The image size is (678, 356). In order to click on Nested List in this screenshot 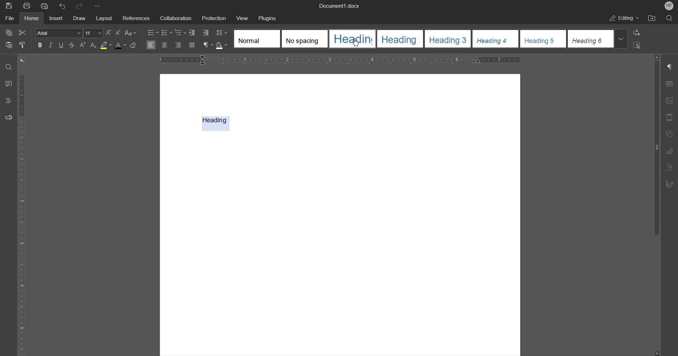, I will do `click(180, 33)`.